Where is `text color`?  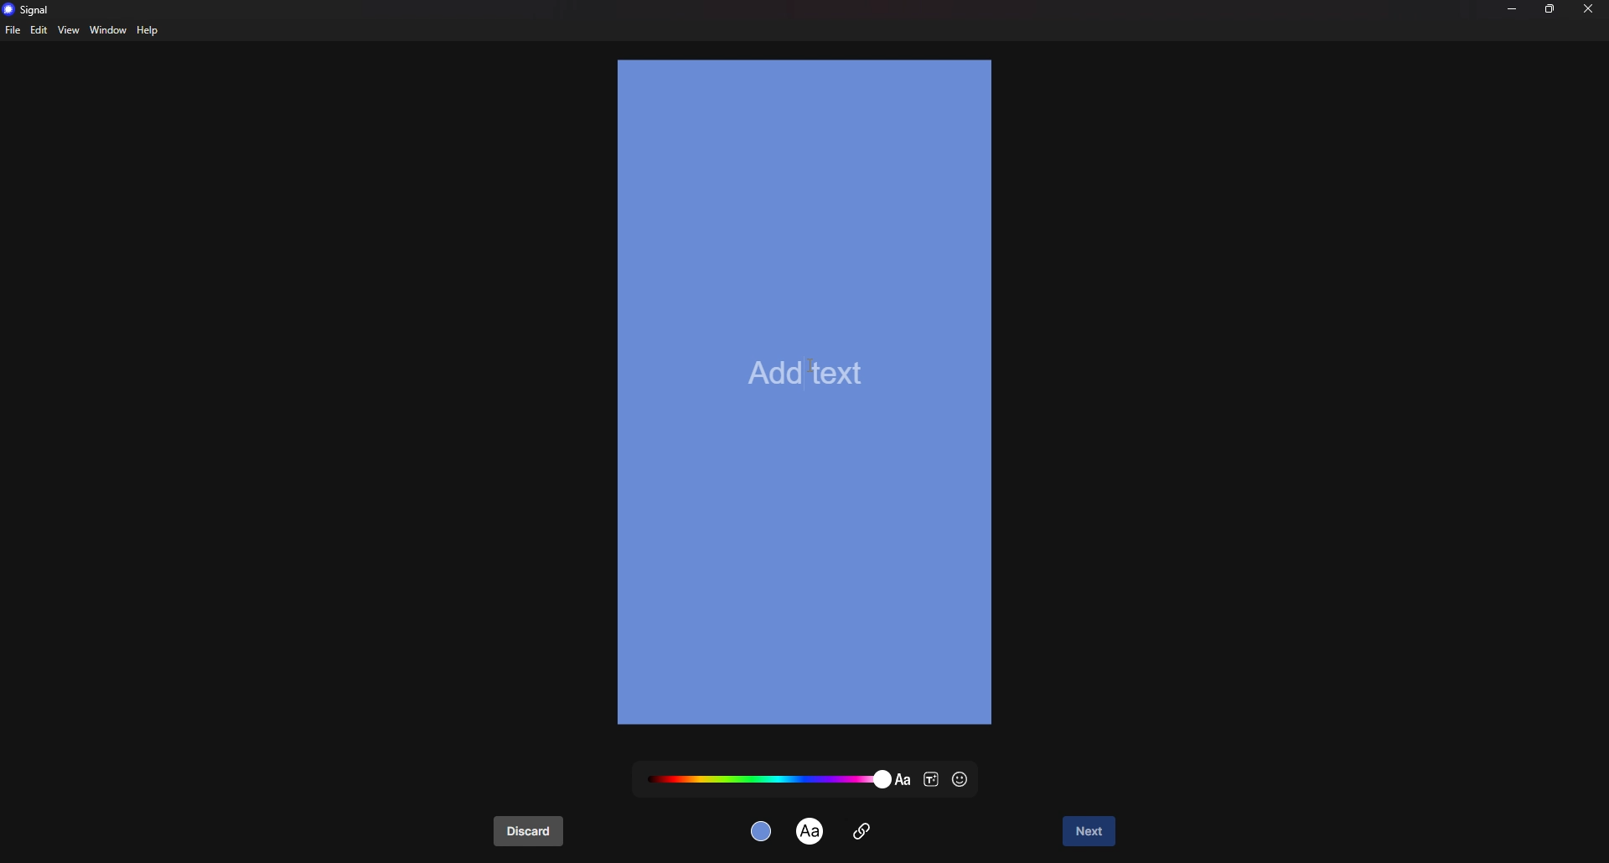 text color is located at coordinates (767, 778).